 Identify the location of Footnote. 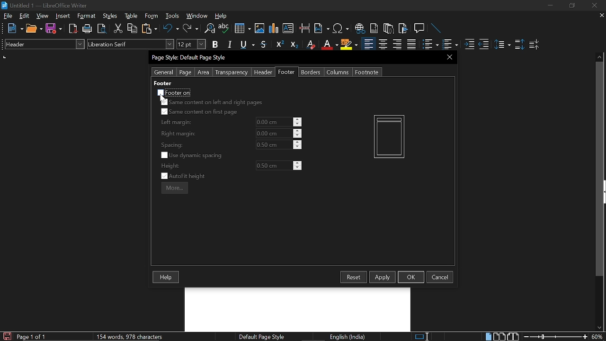
(366, 72).